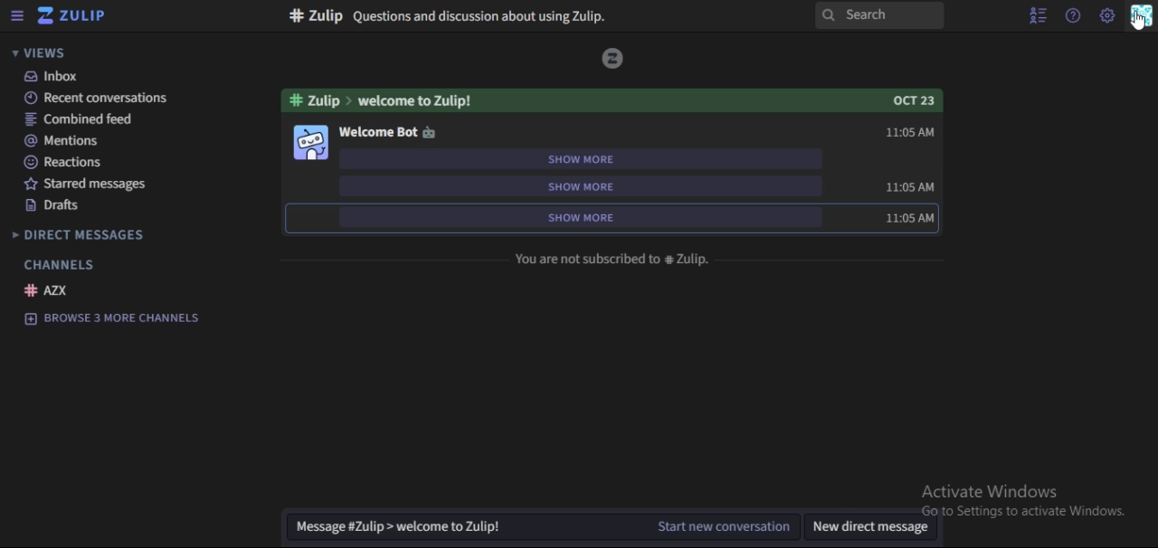 The width and height of the screenshot is (1158, 548). What do you see at coordinates (1141, 25) in the screenshot?
I see `cursor` at bounding box center [1141, 25].